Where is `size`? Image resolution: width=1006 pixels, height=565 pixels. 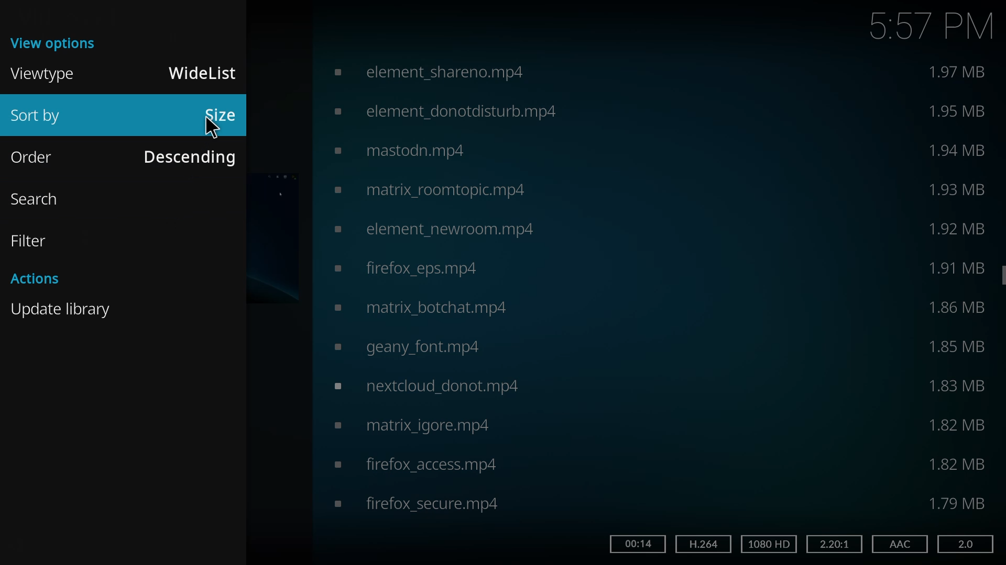 size is located at coordinates (960, 346).